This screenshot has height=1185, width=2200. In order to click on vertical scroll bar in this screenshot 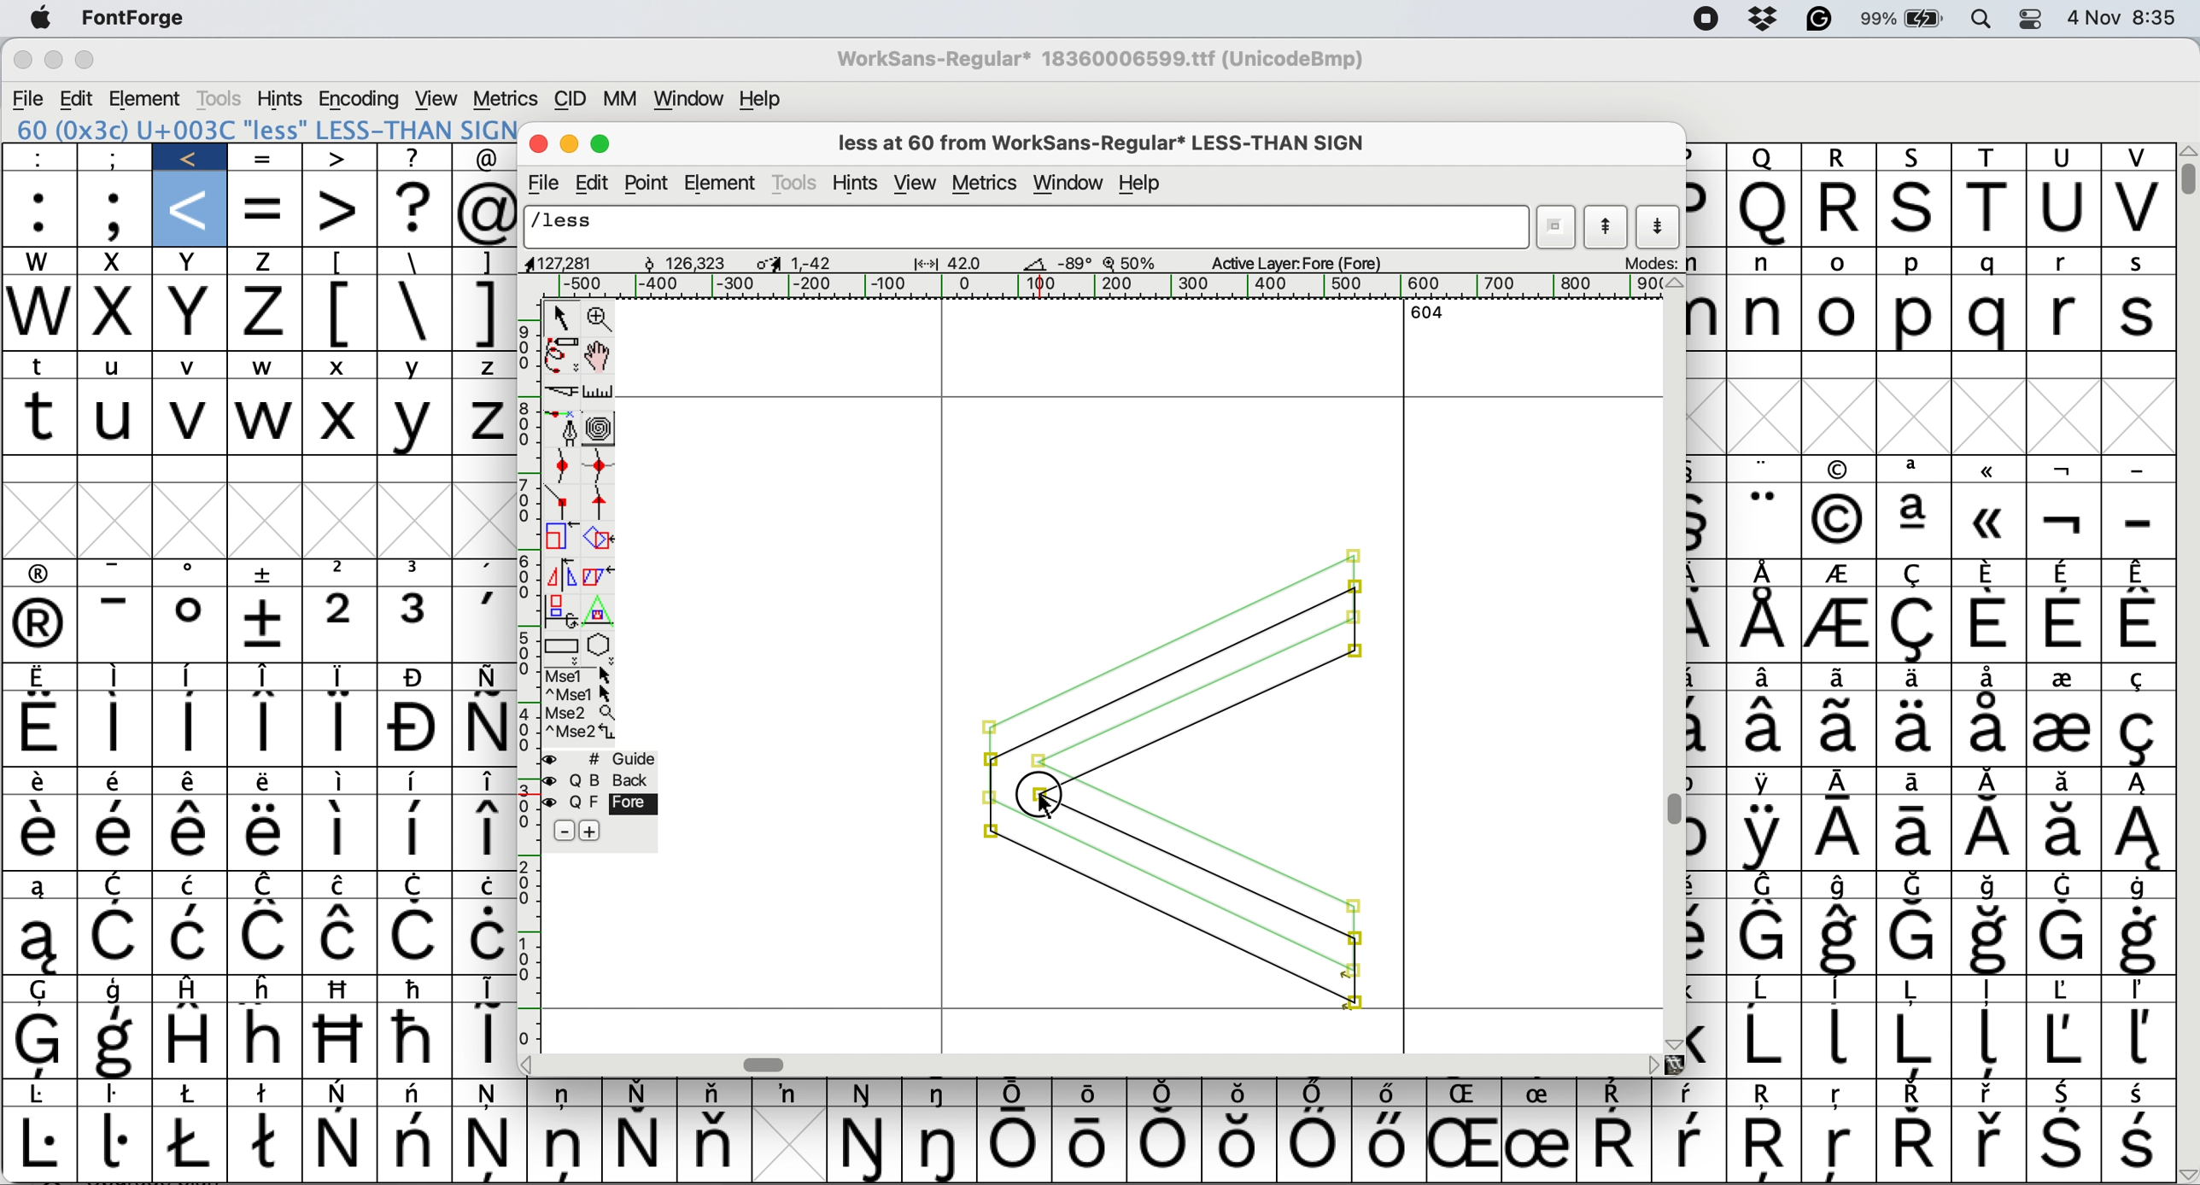, I will do `click(2186, 175)`.